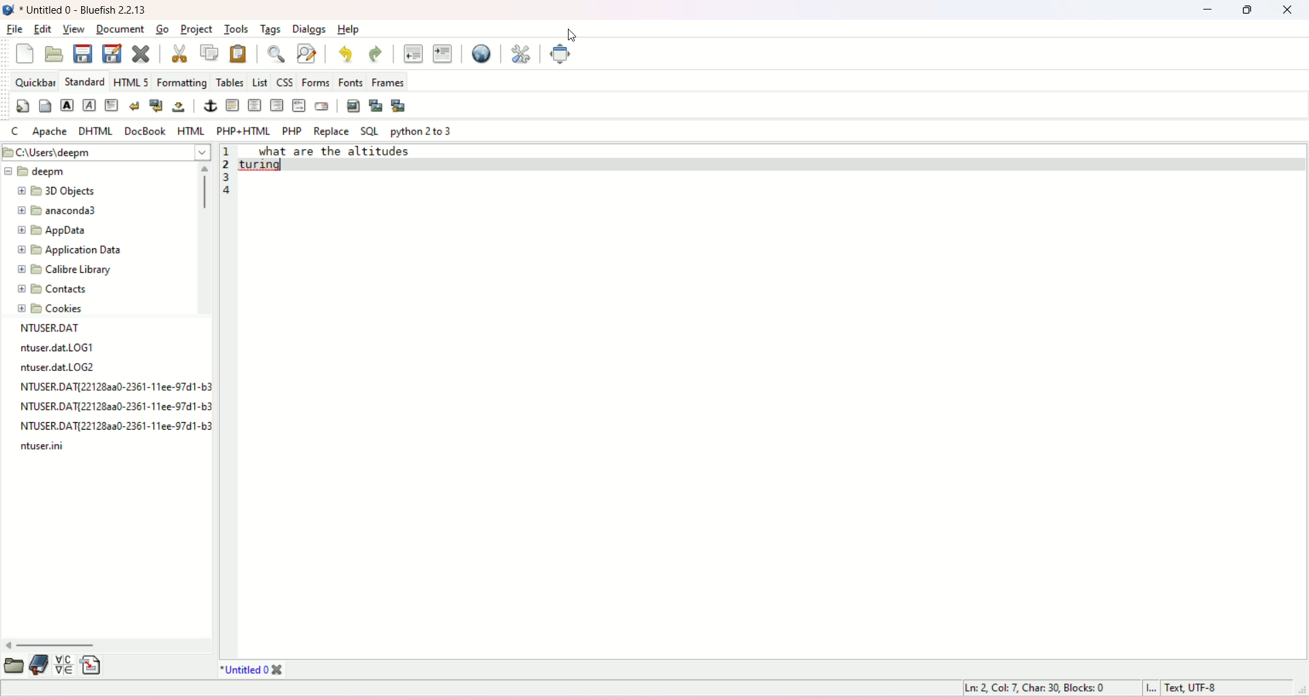  What do you see at coordinates (113, 105) in the screenshot?
I see `paragraph` at bounding box center [113, 105].